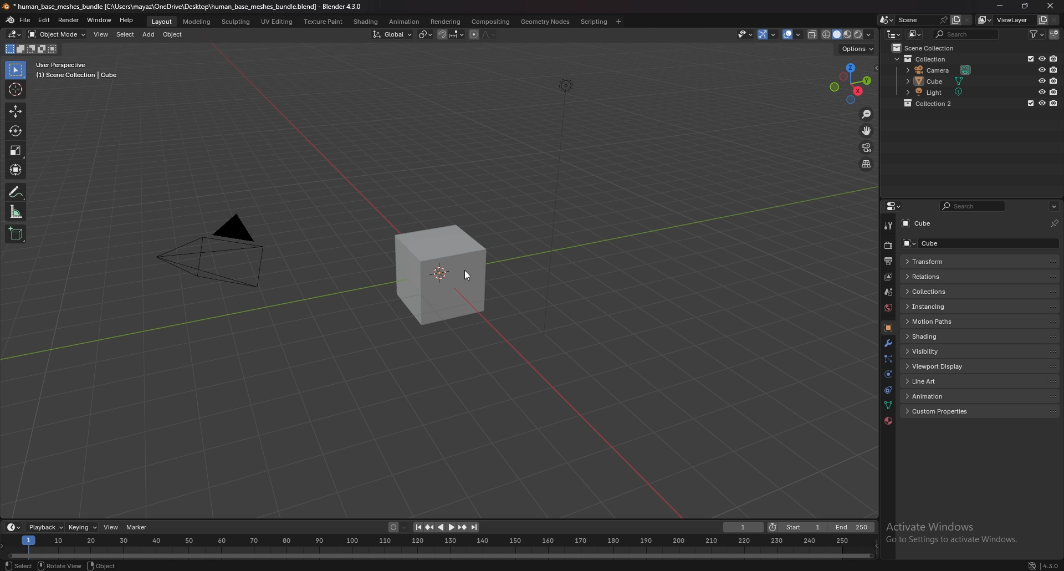 The image size is (1064, 571). Describe the element at coordinates (1042, 69) in the screenshot. I see `hide in viewport` at that location.